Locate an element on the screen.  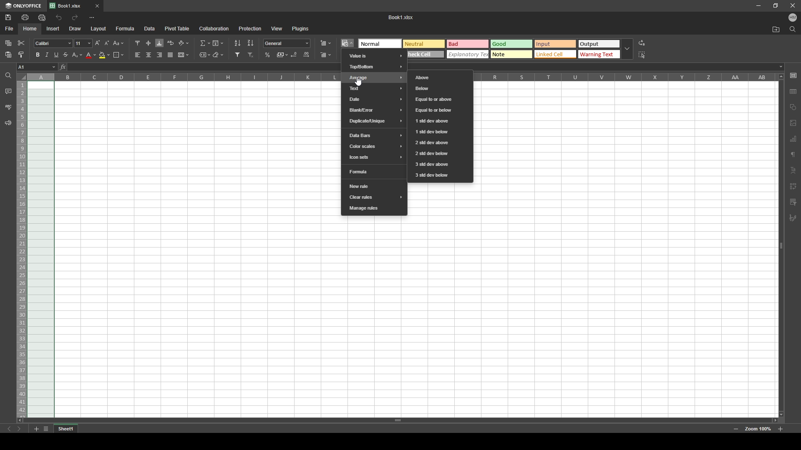
cursor is located at coordinates (354, 80).